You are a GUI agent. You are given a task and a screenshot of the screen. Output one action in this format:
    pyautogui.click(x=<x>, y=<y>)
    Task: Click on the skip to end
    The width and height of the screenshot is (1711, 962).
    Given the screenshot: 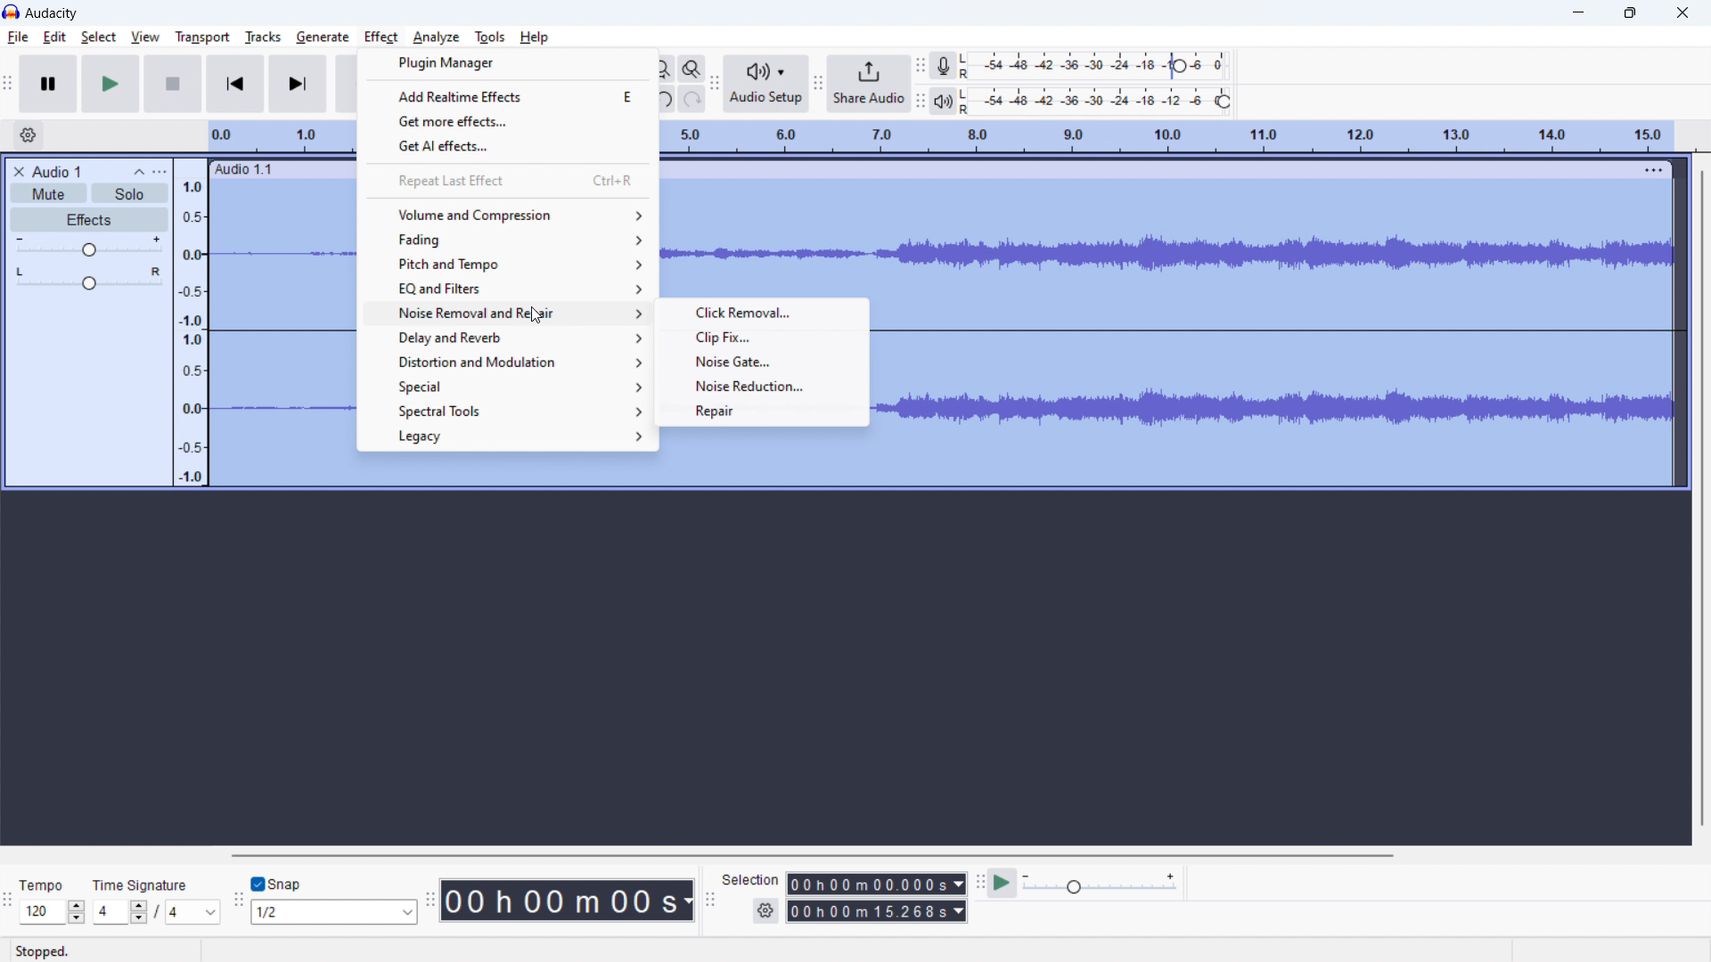 What is the action you would take?
    pyautogui.click(x=298, y=84)
    